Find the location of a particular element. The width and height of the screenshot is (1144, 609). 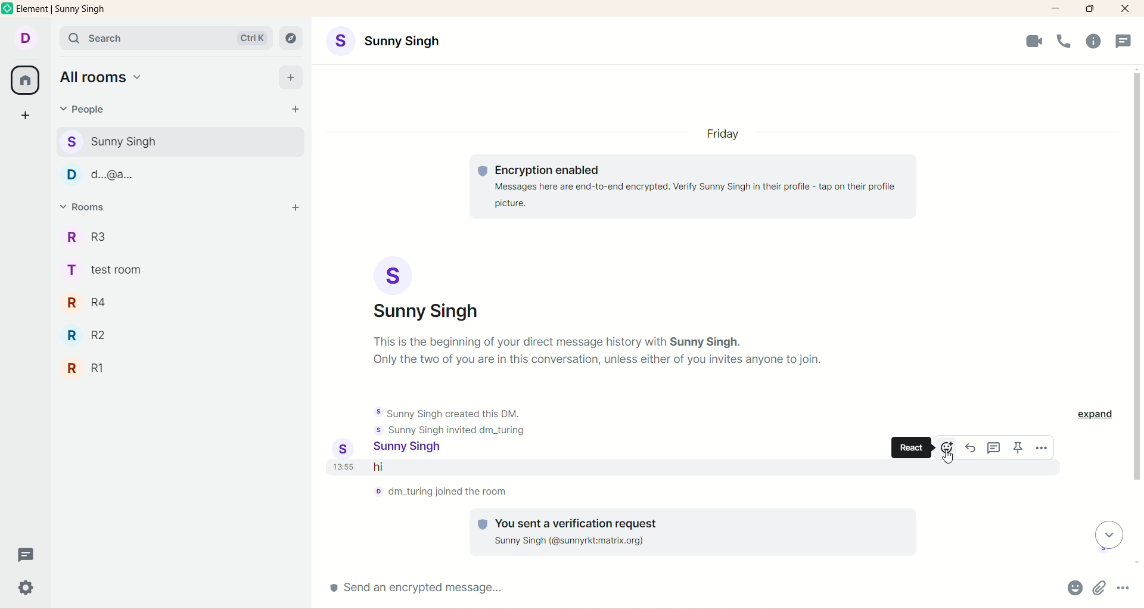

account is located at coordinates (414, 449).